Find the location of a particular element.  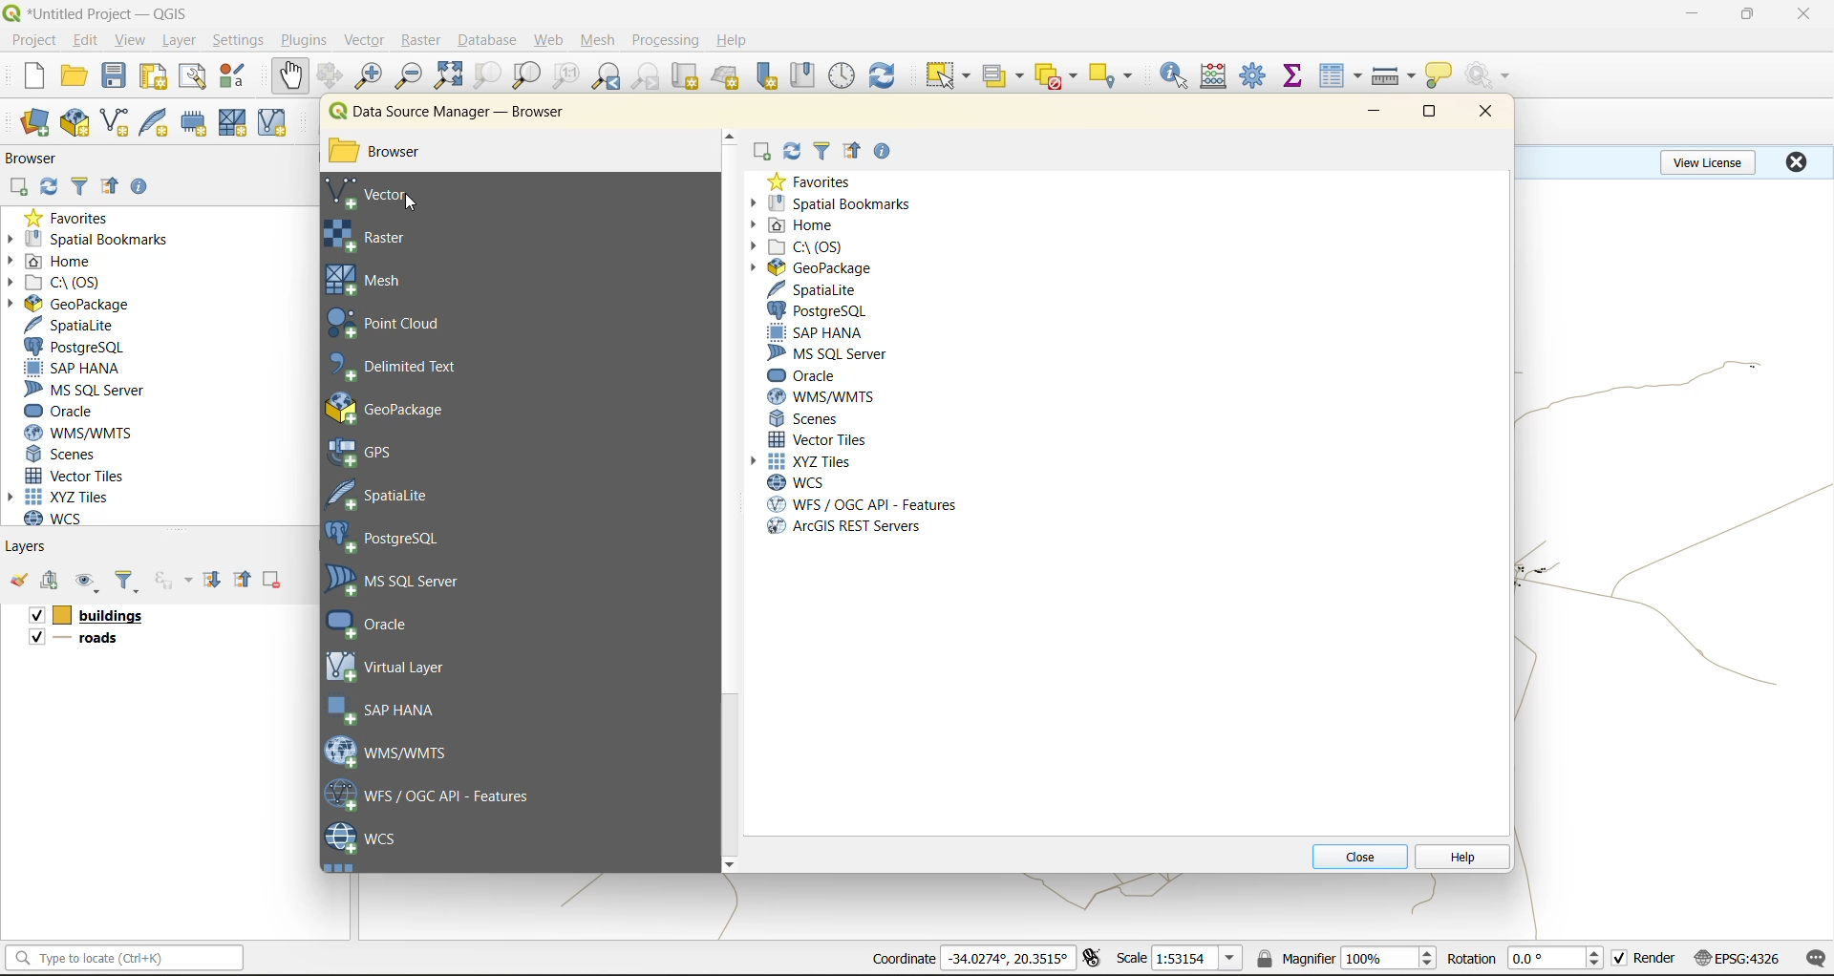

wfs/ogc api feaures is located at coordinates (438, 795).